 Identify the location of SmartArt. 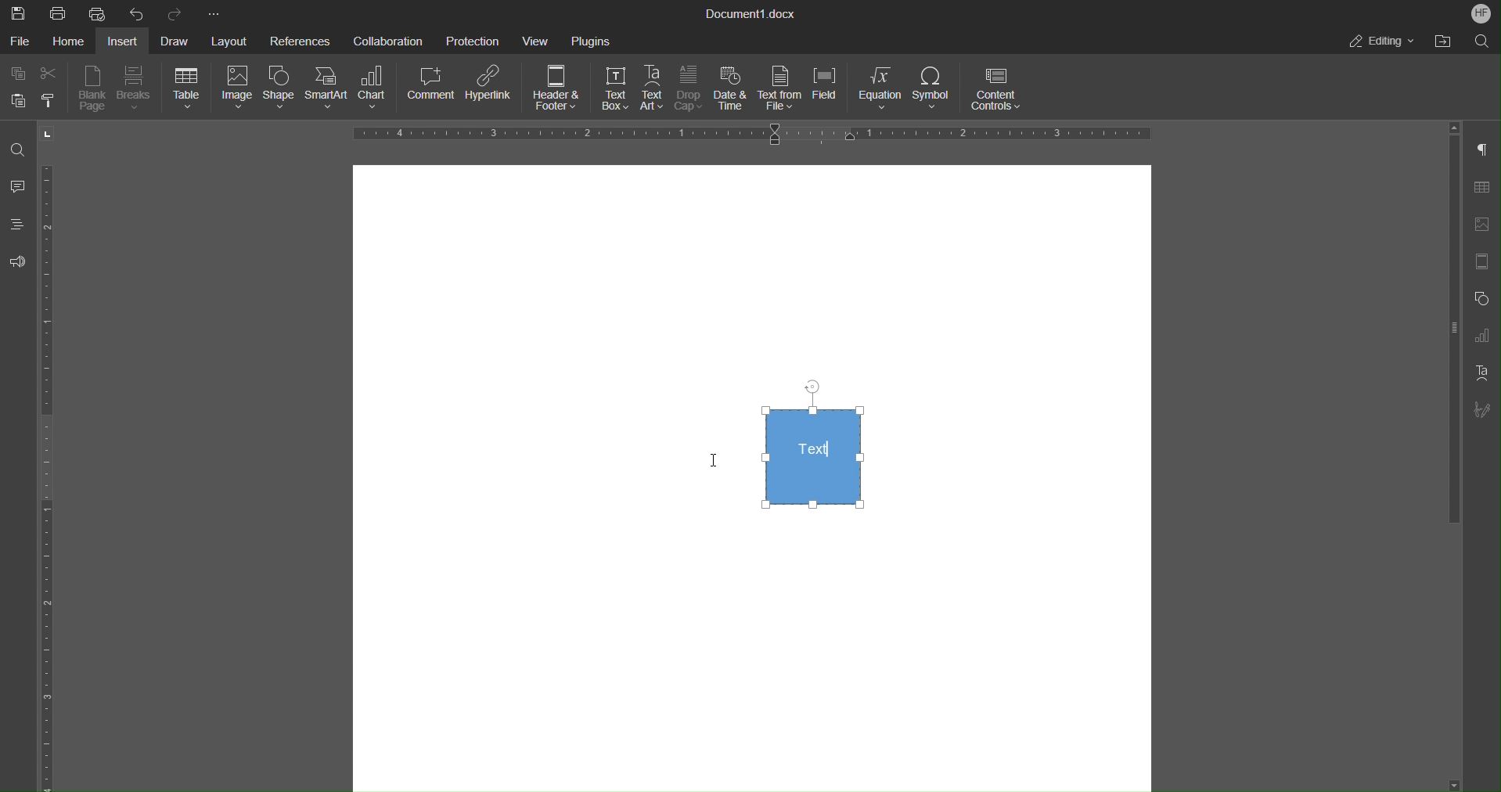
(329, 89).